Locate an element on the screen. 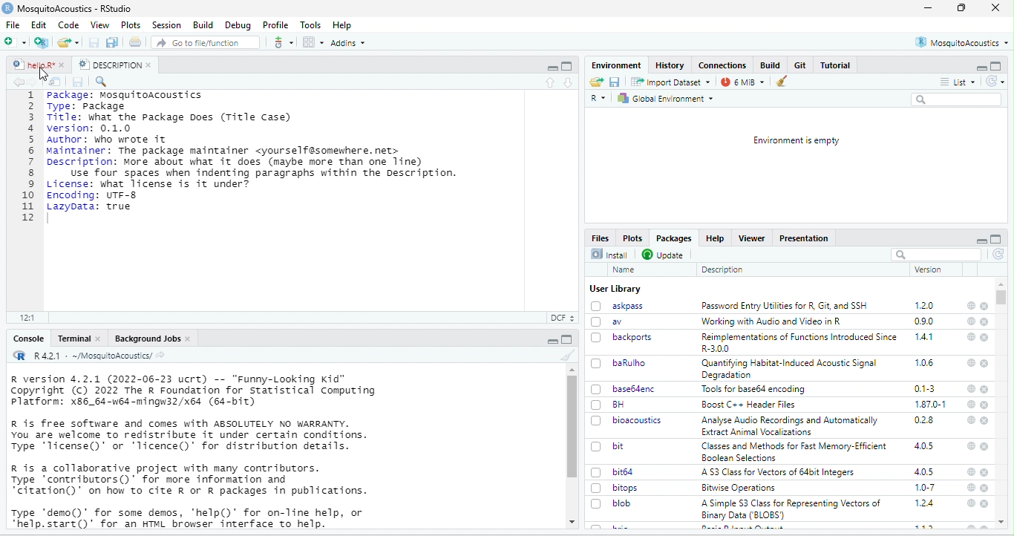 The height and width of the screenshot is (536, 1014). Import Dataset is located at coordinates (670, 82).